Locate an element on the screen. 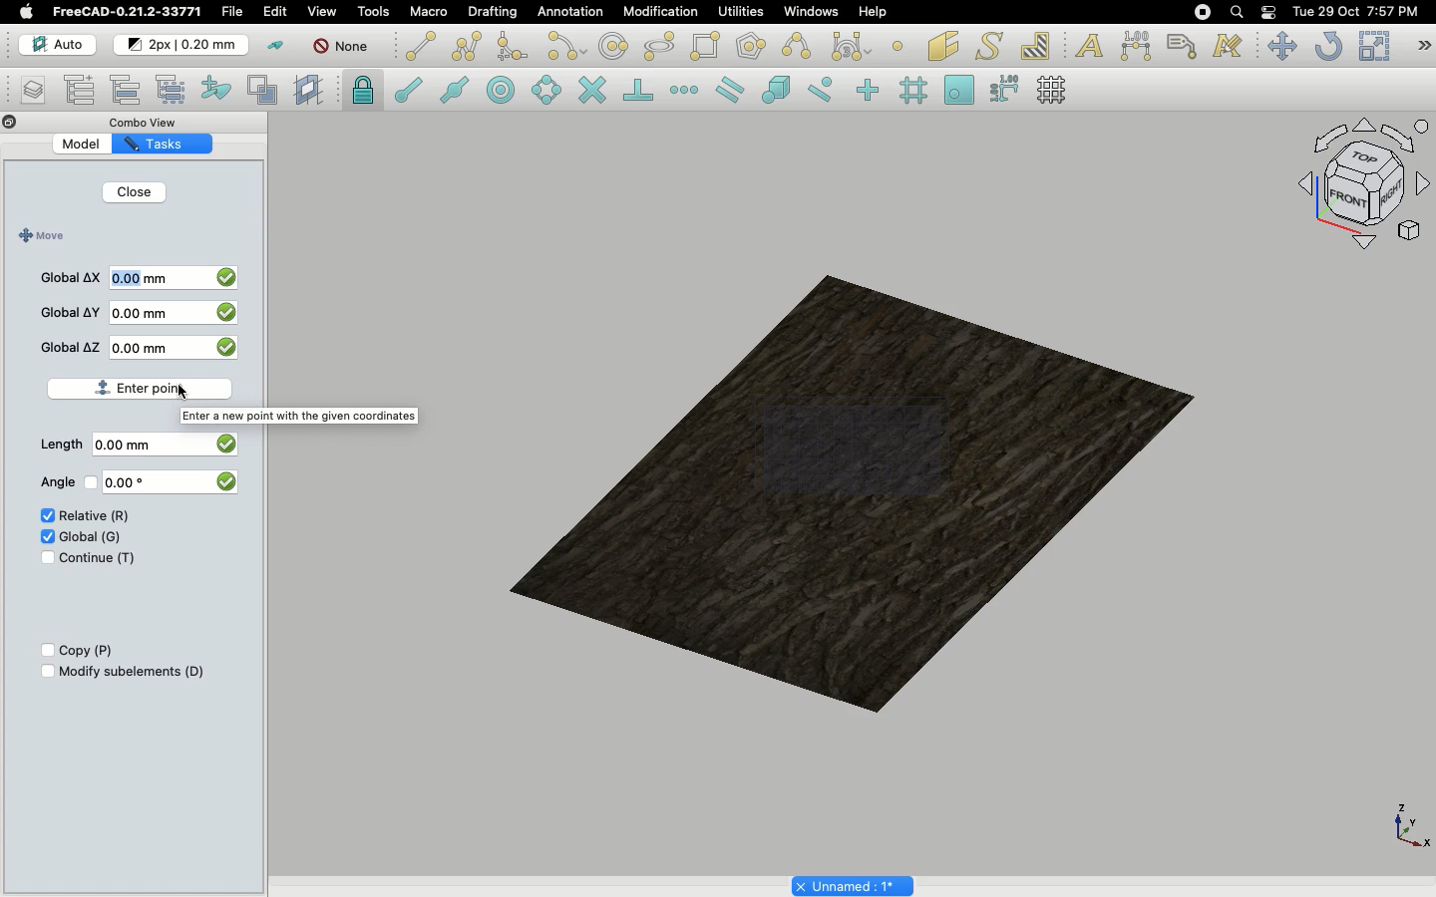 This screenshot has width=1436, height=897. Circle is located at coordinates (614, 49).